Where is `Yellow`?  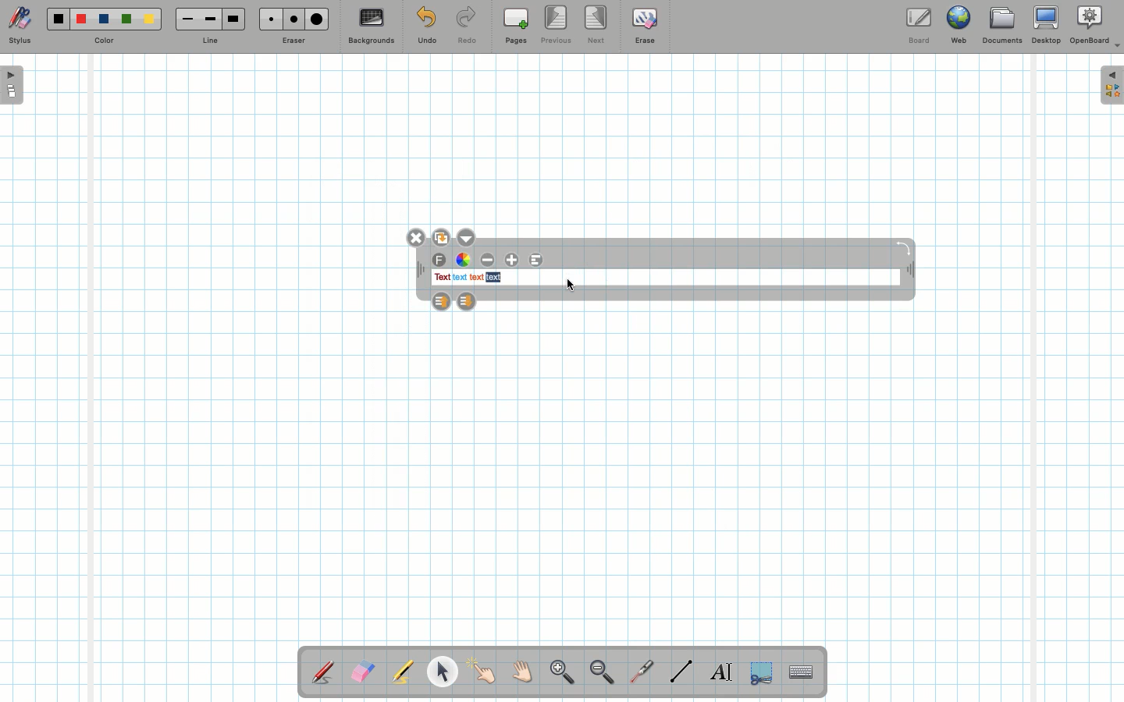 Yellow is located at coordinates (149, 19).